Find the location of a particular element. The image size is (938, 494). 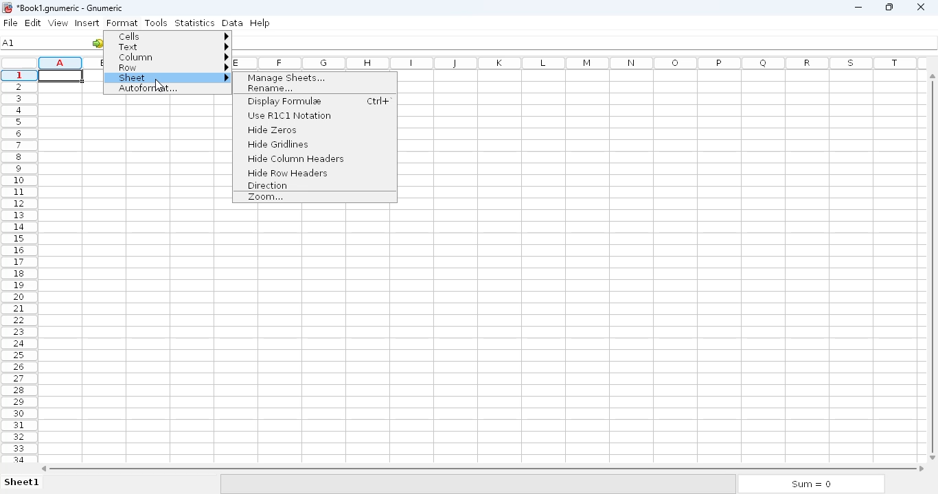

row is located at coordinates (170, 68).